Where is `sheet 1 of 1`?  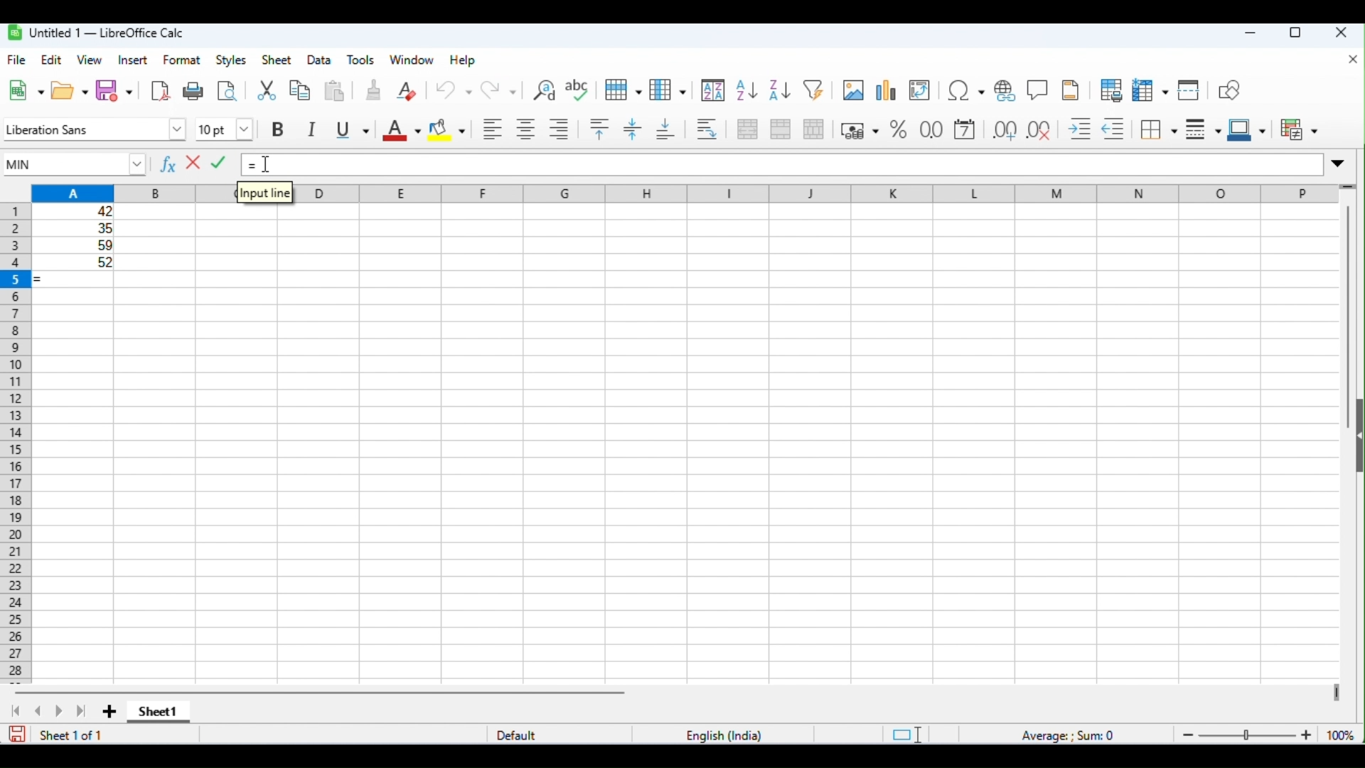
sheet 1 of 1 is located at coordinates (74, 735).